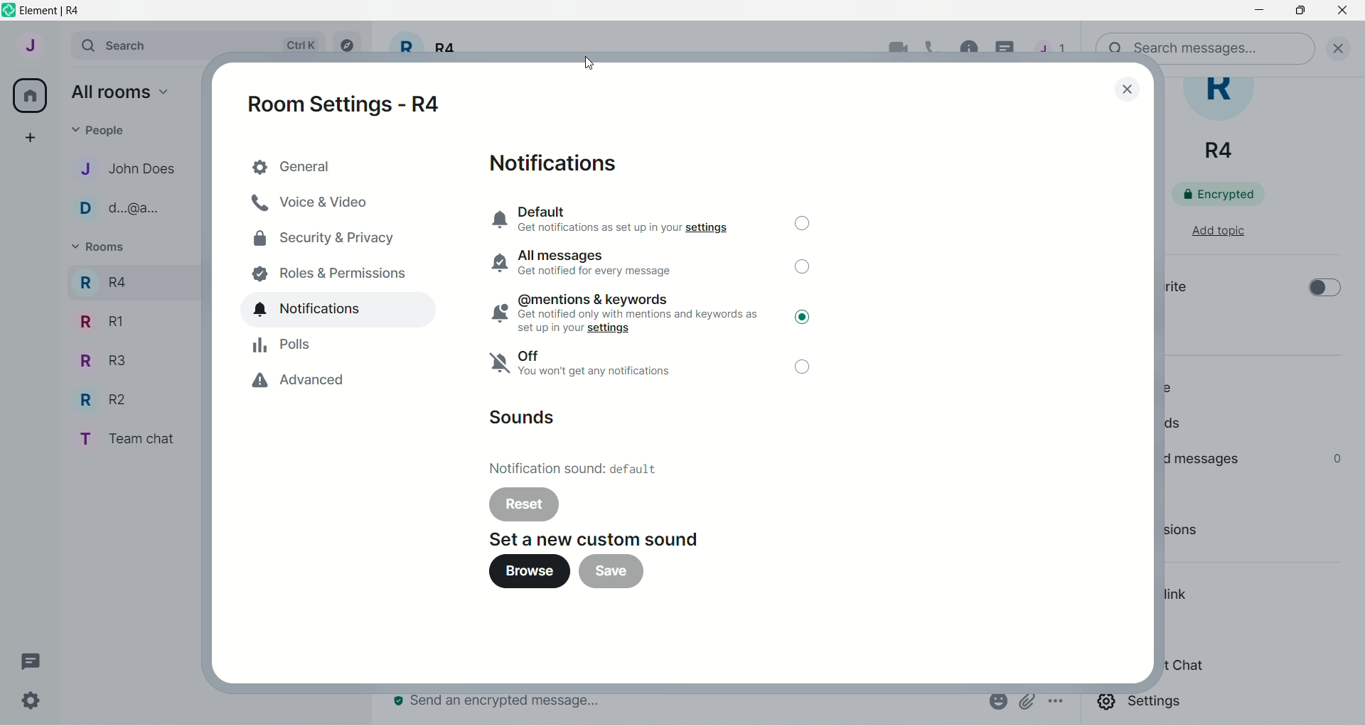  What do you see at coordinates (1218, 229) in the screenshot?
I see `add topic` at bounding box center [1218, 229].